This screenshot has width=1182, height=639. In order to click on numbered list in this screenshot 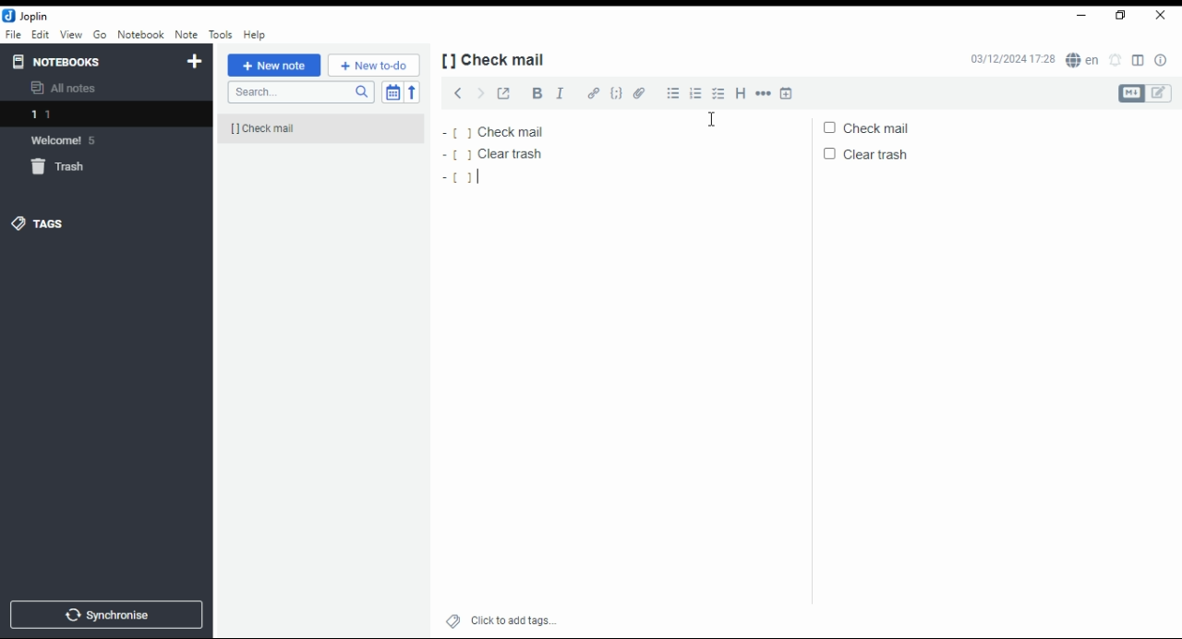, I will do `click(694, 94)`.